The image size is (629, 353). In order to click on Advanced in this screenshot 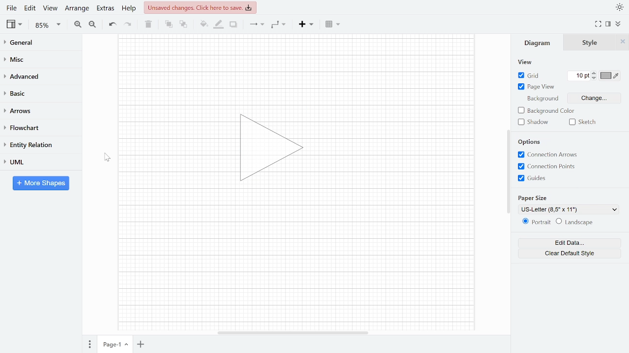, I will do `click(38, 76)`.